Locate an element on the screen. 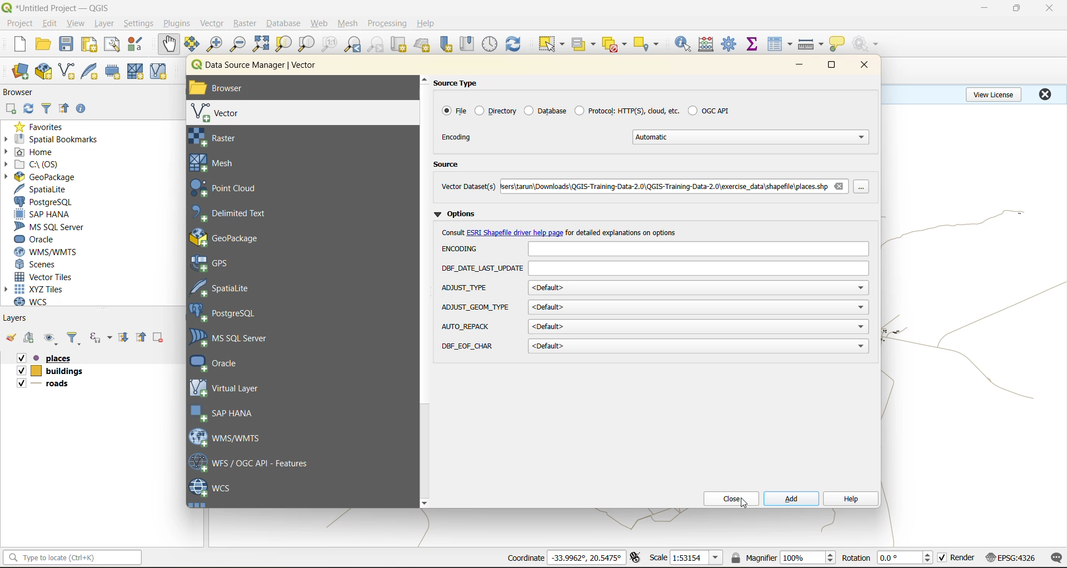 Image resolution: width=1067 pixels, height=568 pixels. browser is located at coordinates (23, 94).